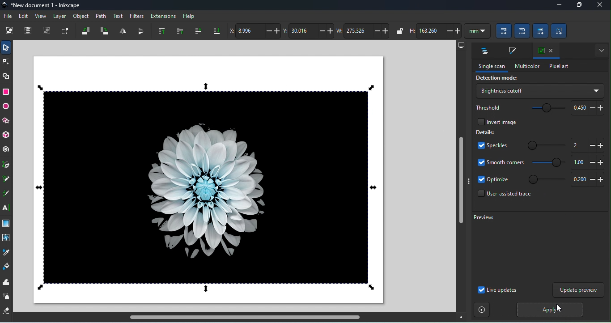 Image resolution: width=611 pixels, height=323 pixels. I want to click on Lower selection to bottom, so click(216, 30).